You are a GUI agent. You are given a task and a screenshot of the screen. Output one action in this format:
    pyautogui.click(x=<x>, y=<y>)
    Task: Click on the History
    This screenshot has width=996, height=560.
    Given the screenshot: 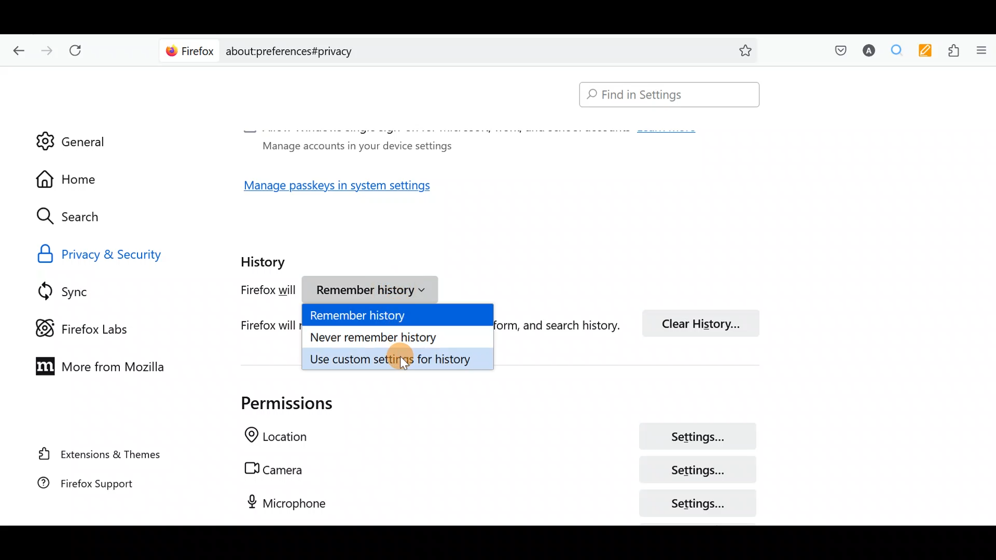 What is the action you would take?
    pyautogui.click(x=266, y=259)
    